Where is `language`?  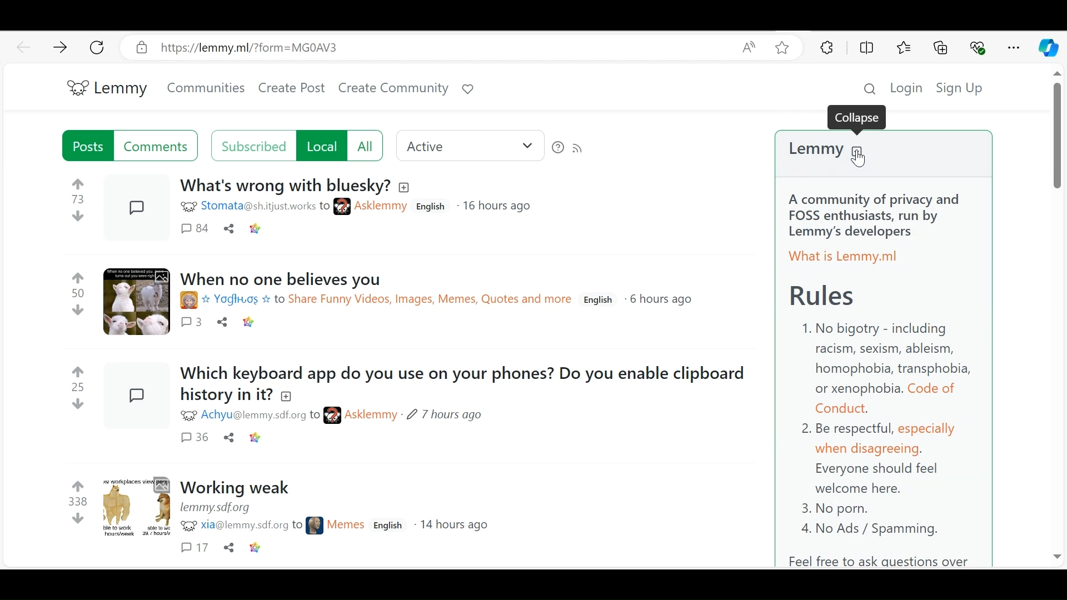 language is located at coordinates (601, 300).